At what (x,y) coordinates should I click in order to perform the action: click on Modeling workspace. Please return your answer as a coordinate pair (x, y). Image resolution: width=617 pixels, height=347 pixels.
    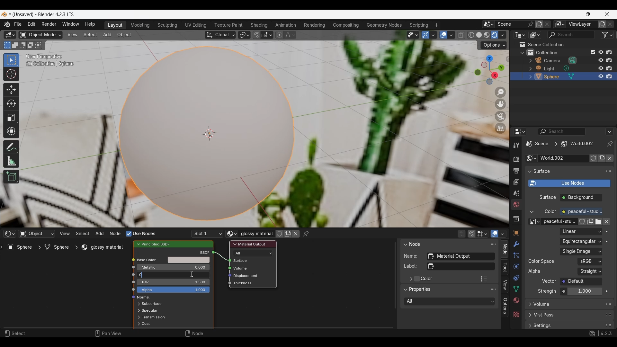
    Looking at the image, I should click on (140, 25).